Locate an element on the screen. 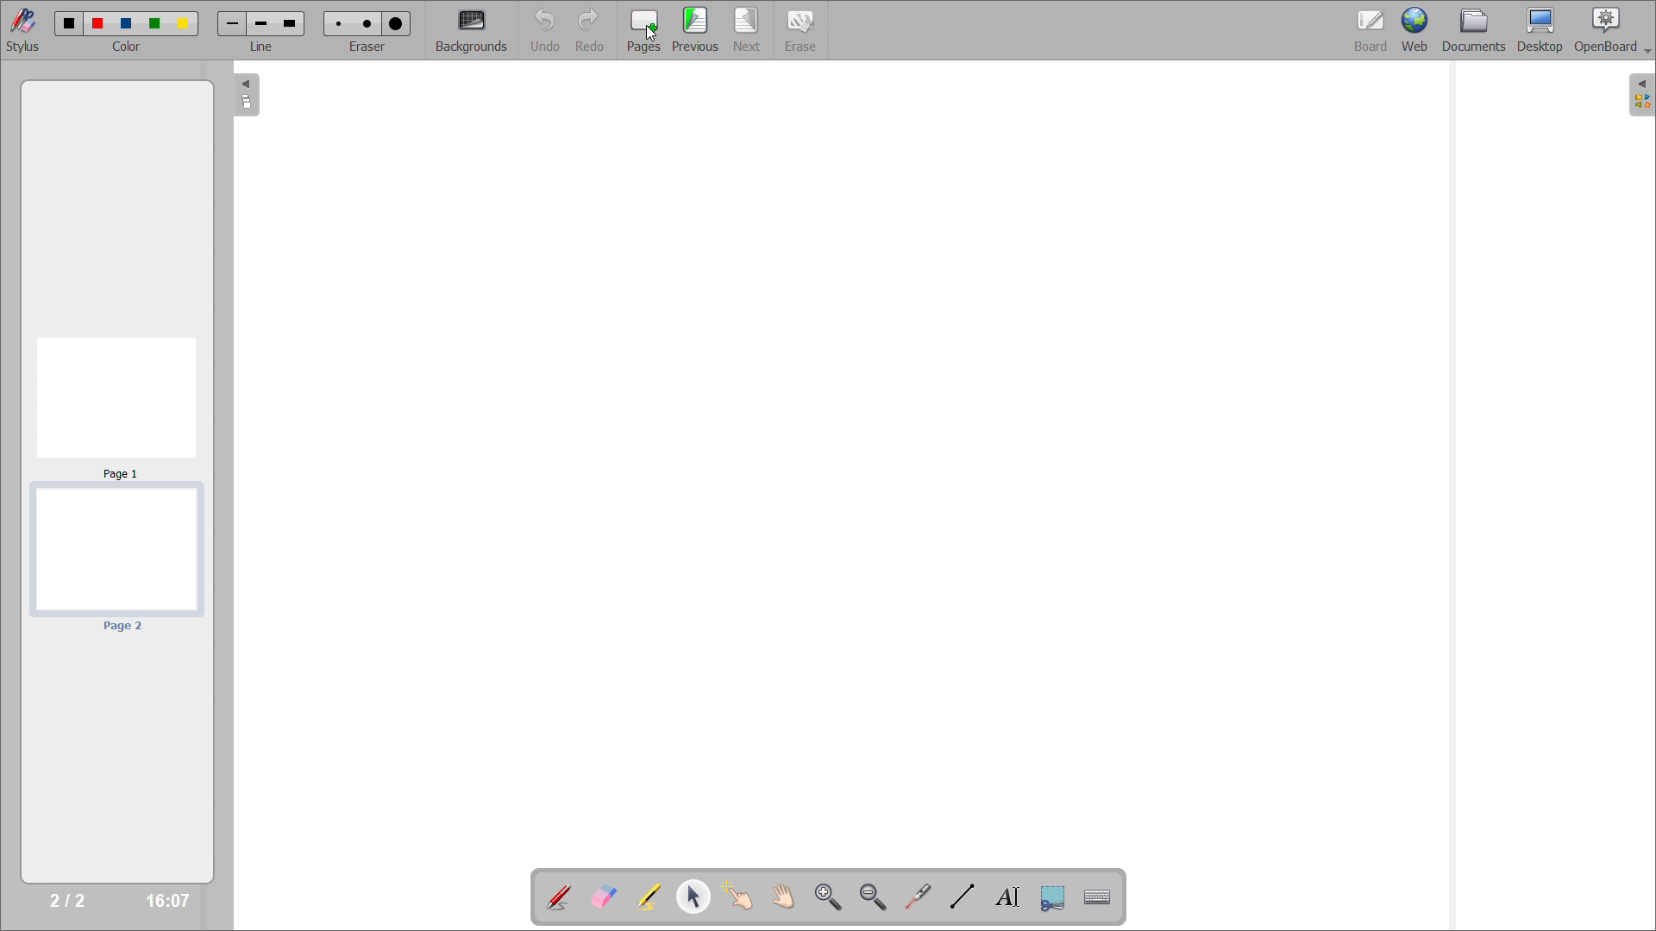 This screenshot has width=1656, height=931. board is located at coordinates (1370, 30).